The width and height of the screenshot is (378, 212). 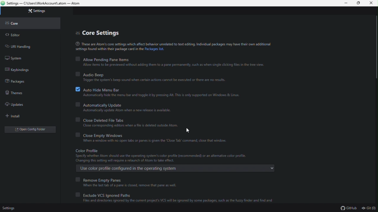 I want to click on Allow items to be previewed without adding them to a pane permanently, such as when single clicking files in the tree view., so click(x=170, y=65).